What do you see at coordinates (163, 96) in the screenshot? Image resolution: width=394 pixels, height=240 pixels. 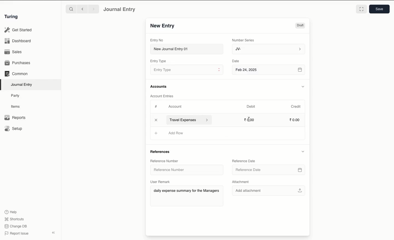 I see `Account Entries` at bounding box center [163, 96].